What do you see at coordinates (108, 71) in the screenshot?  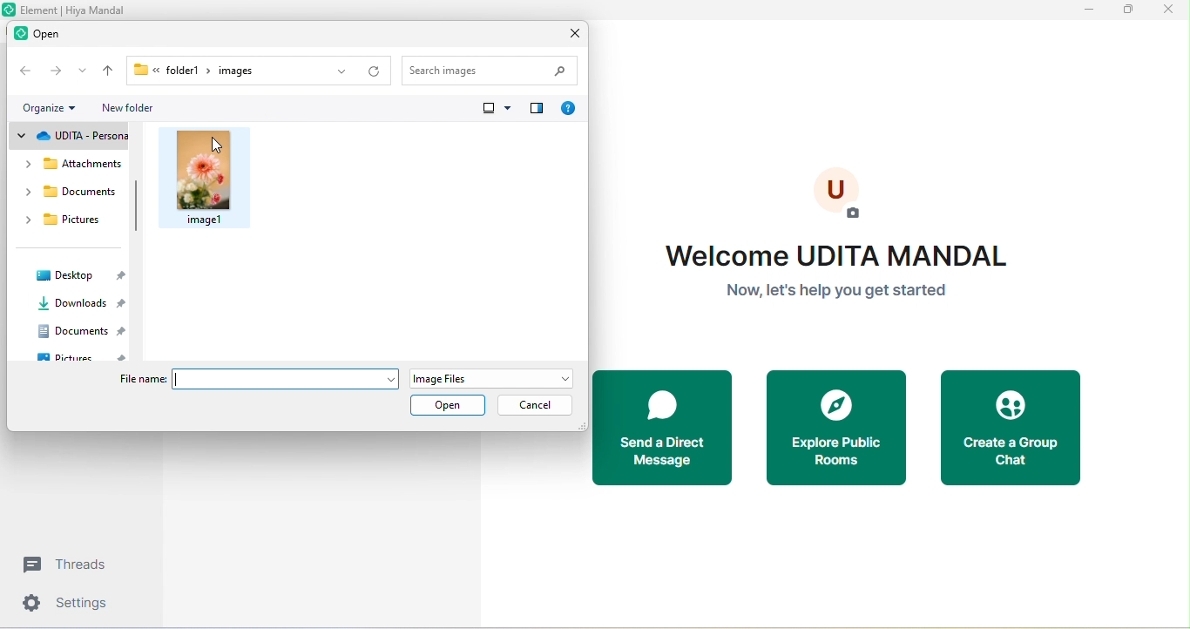 I see `up to desktop` at bounding box center [108, 71].